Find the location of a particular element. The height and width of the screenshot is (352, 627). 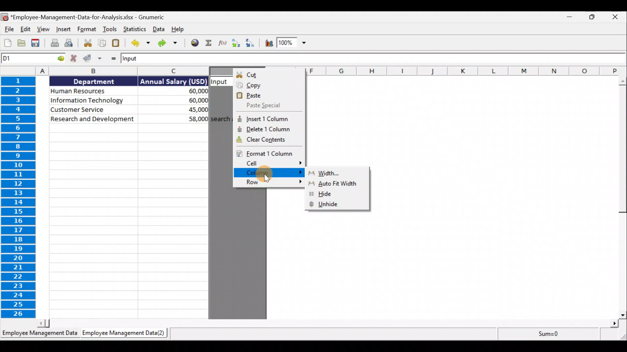

Format 1 column is located at coordinates (268, 153).